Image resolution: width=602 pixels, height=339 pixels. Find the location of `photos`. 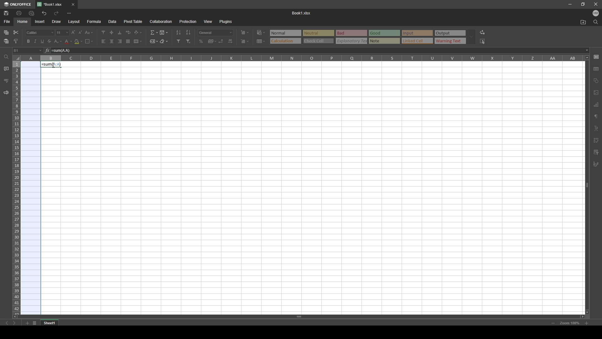

photos is located at coordinates (596, 93).